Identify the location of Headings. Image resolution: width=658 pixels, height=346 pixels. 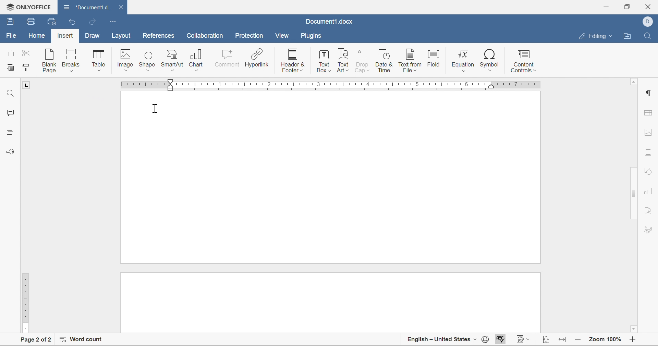
(9, 132).